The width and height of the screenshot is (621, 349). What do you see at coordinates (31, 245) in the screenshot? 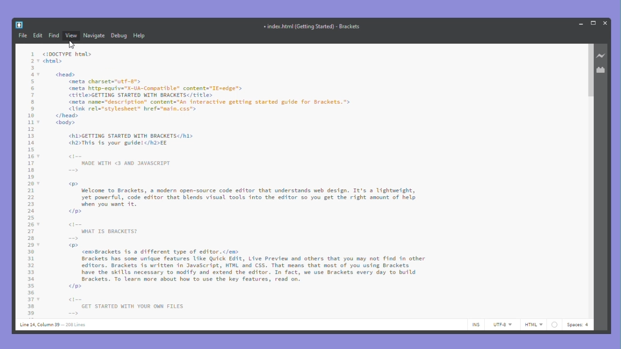
I see `29` at bounding box center [31, 245].